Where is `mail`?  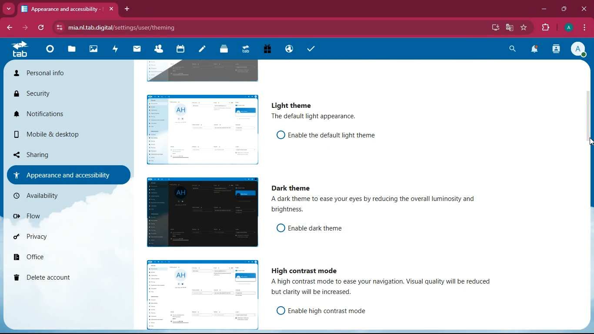 mail is located at coordinates (137, 50).